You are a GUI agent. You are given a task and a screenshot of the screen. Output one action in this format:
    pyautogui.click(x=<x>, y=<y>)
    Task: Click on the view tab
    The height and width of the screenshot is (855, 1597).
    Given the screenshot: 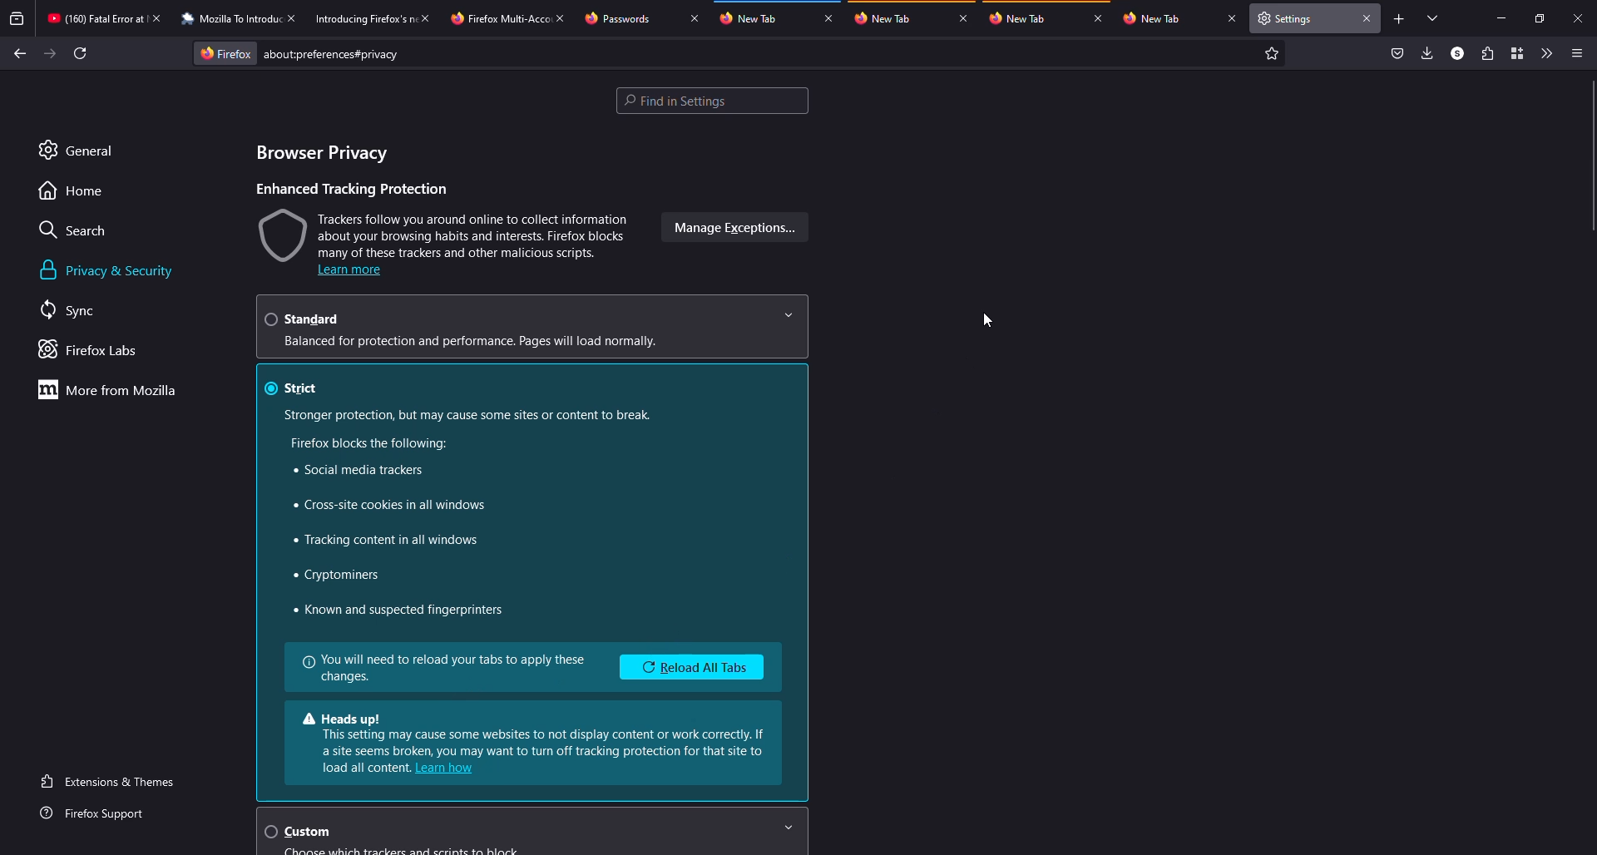 What is the action you would take?
    pyautogui.click(x=1434, y=17)
    